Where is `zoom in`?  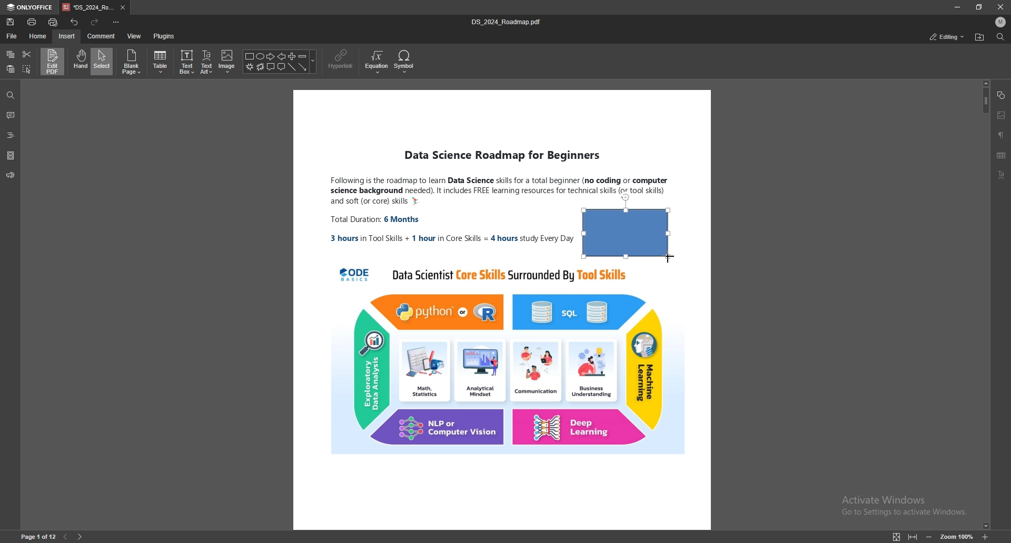 zoom in is located at coordinates (985, 537).